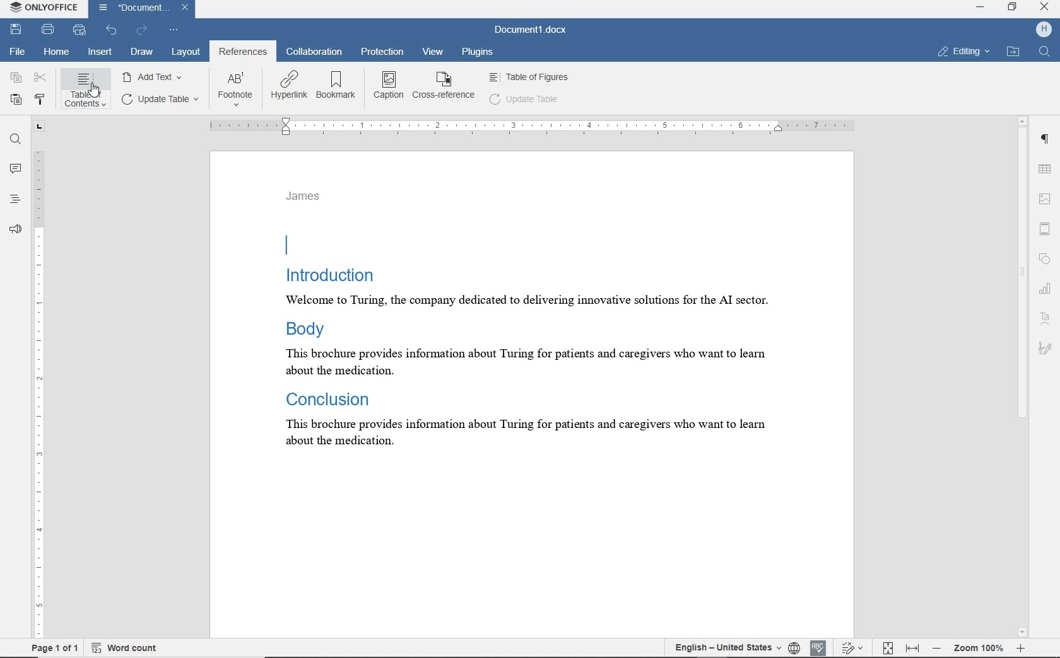 Image resolution: width=1060 pixels, height=658 pixels. I want to click on EDITING, so click(962, 53).